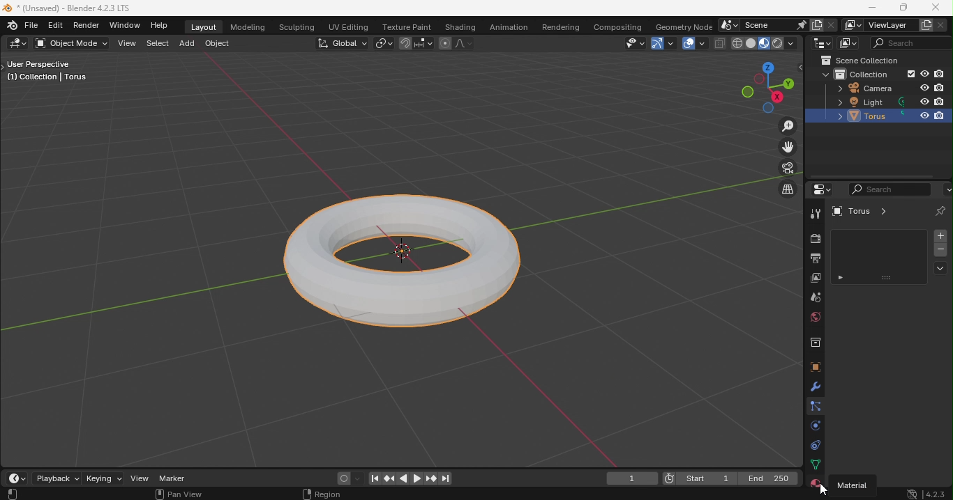 This screenshot has width=953, height=500. Describe the element at coordinates (938, 74) in the screenshot. I see `Disable in renders` at that location.